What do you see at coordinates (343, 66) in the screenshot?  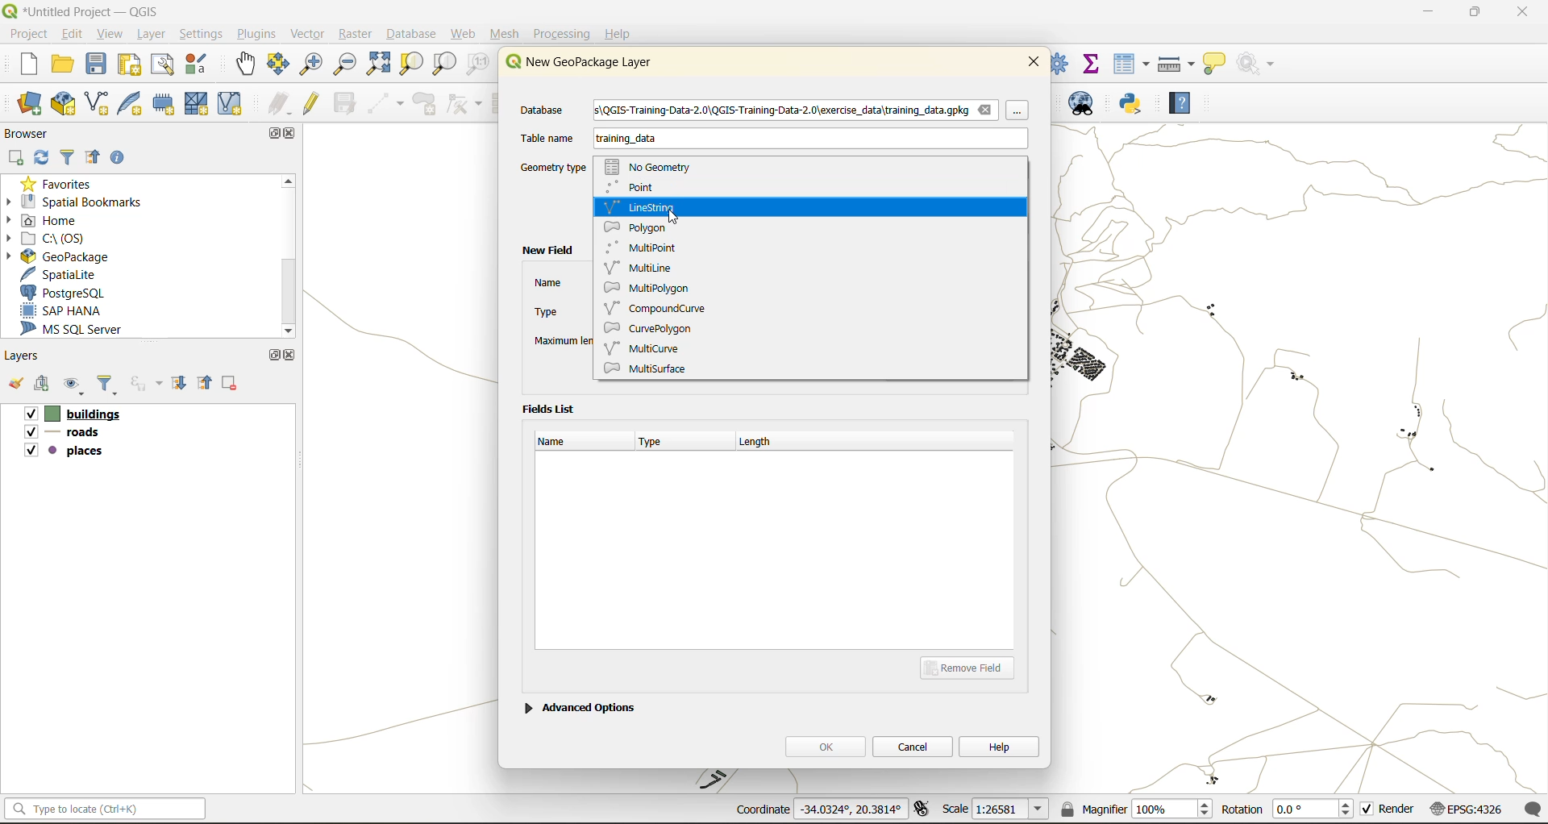 I see `zoom out` at bounding box center [343, 66].